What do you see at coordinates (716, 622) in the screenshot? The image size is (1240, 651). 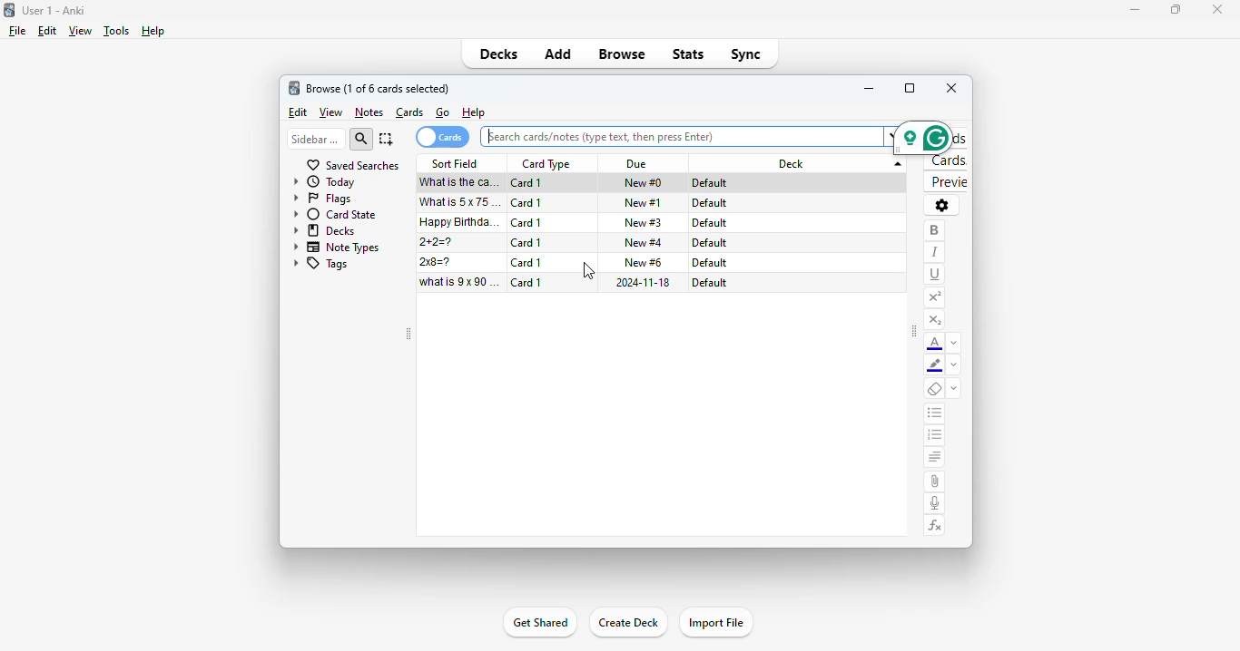 I see `import file` at bounding box center [716, 622].